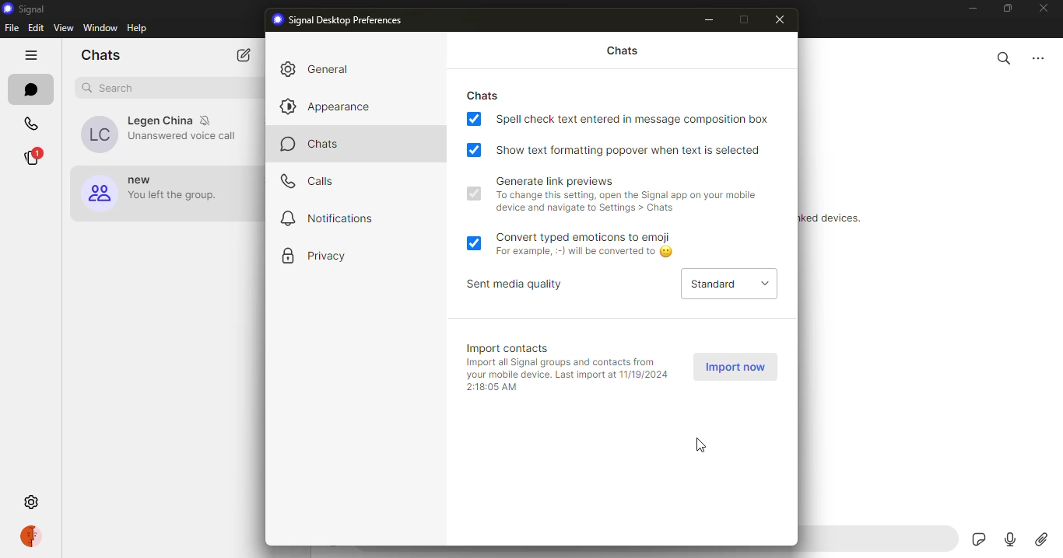 The height and width of the screenshot is (558, 1063). Describe the element at coordinates (972, 9) in the screenshot. I see `minimize` at that location.